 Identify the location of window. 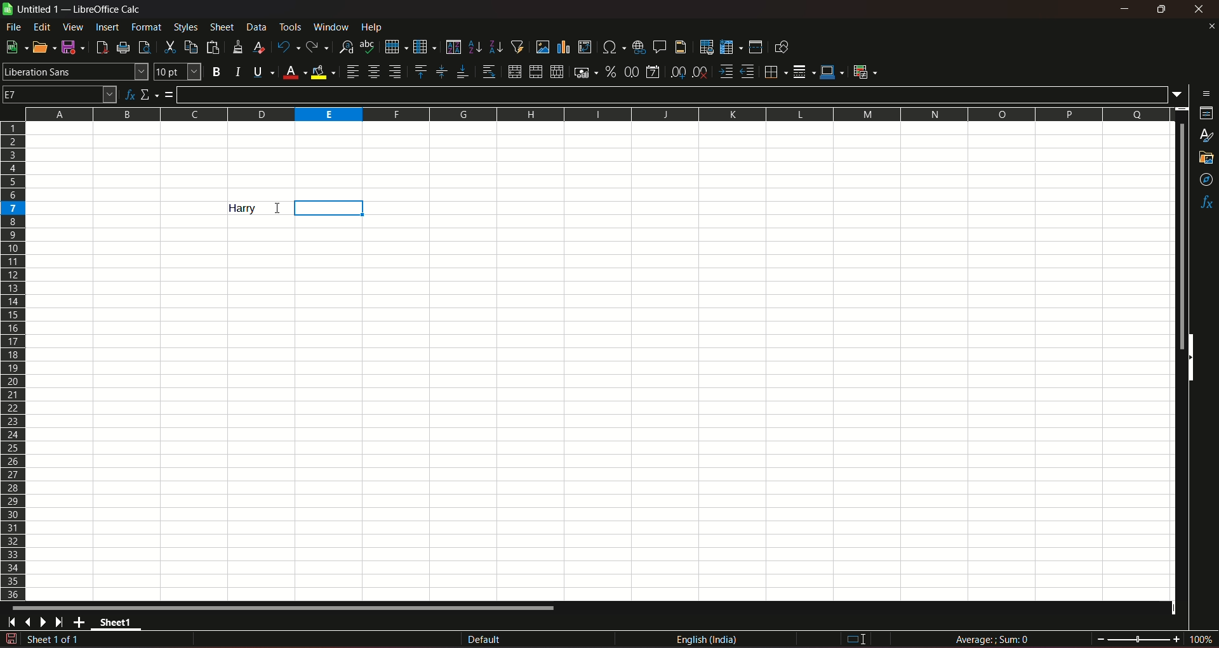
(333, 27).